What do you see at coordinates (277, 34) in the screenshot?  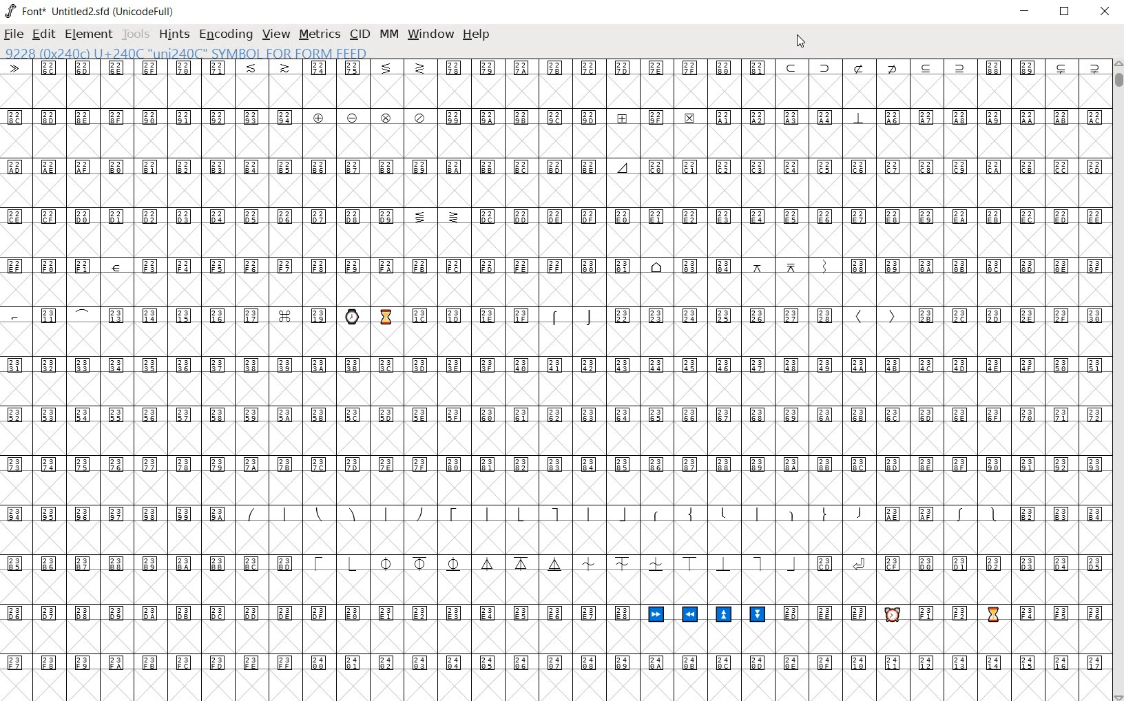 I see `view` at bounding box center [277, 34].